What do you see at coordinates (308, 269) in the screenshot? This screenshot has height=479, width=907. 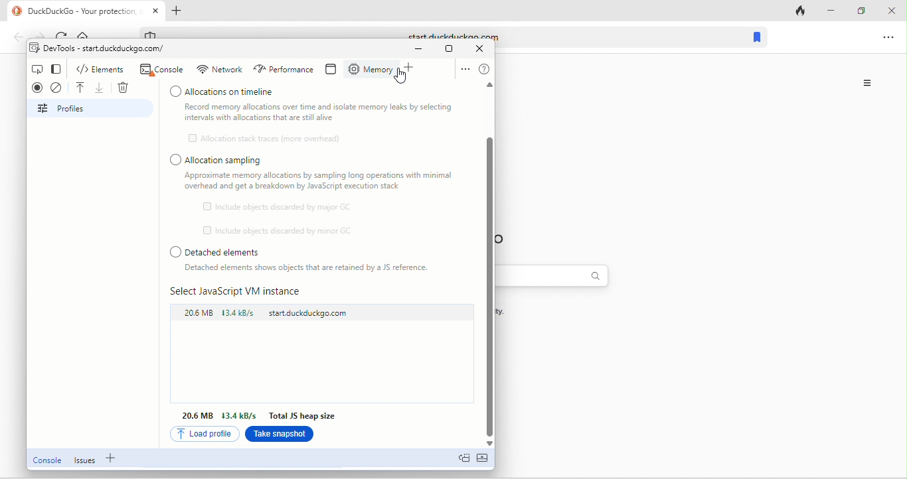 I see `detached elements shows objects that are retained by a js reference` at bounding box center [308, 269].